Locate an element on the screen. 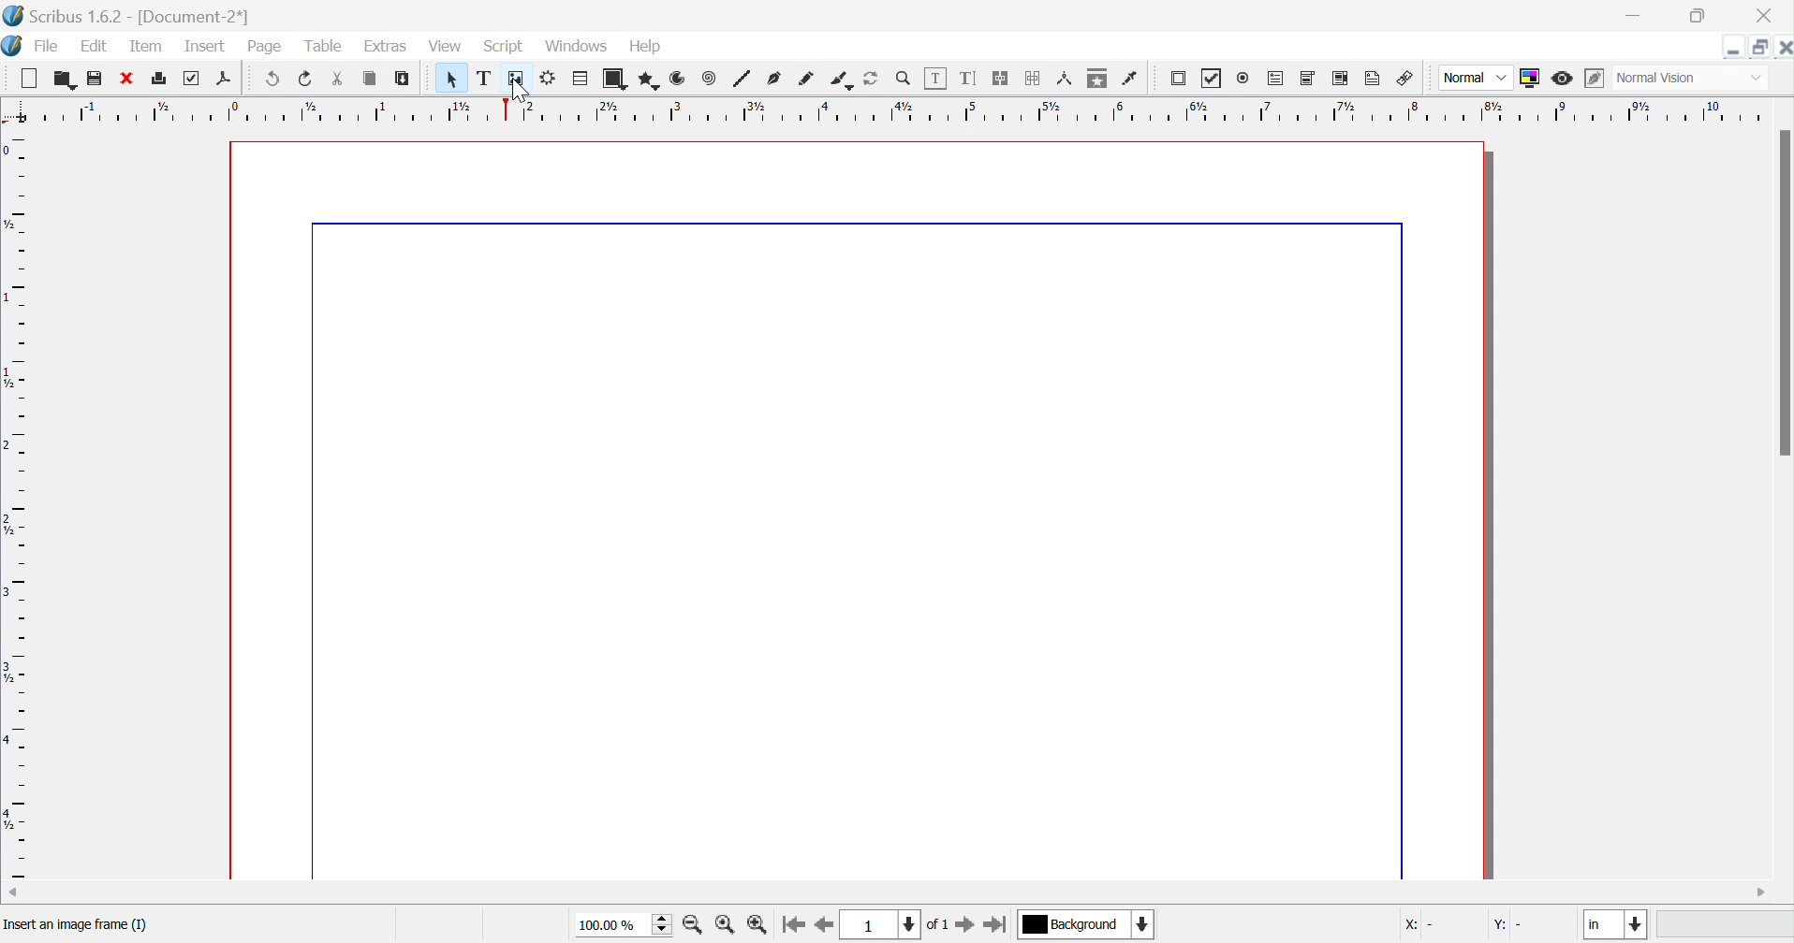 Image resolution: width=1794 pixels, height=943 pixels. scroll left is located at coordinates (11, 891).